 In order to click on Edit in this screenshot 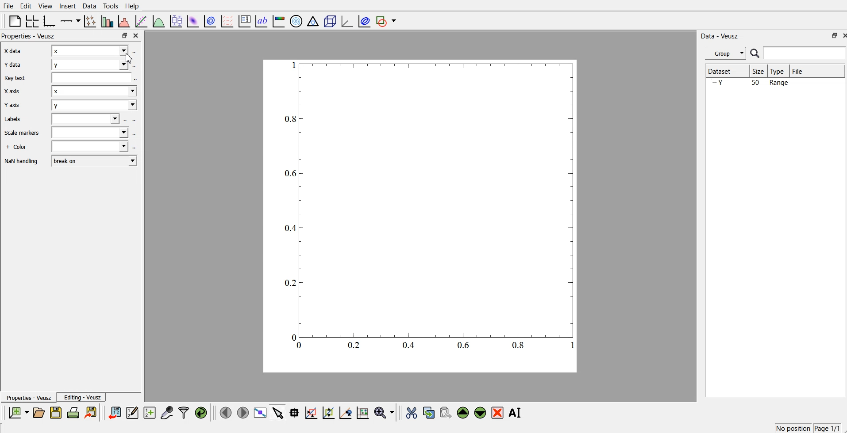, I will do `click(26, 6)`.